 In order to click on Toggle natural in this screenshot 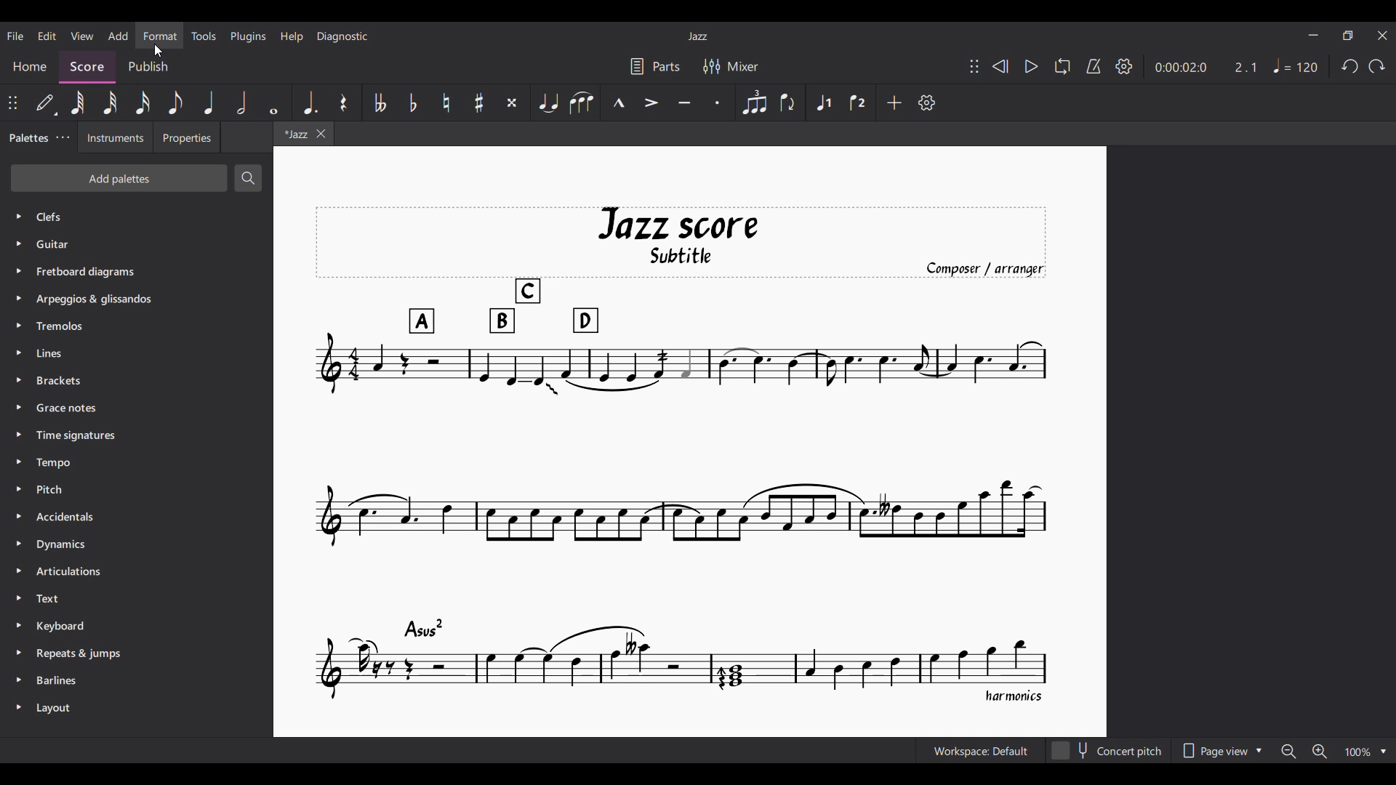, I will do `click(446, 102)`.